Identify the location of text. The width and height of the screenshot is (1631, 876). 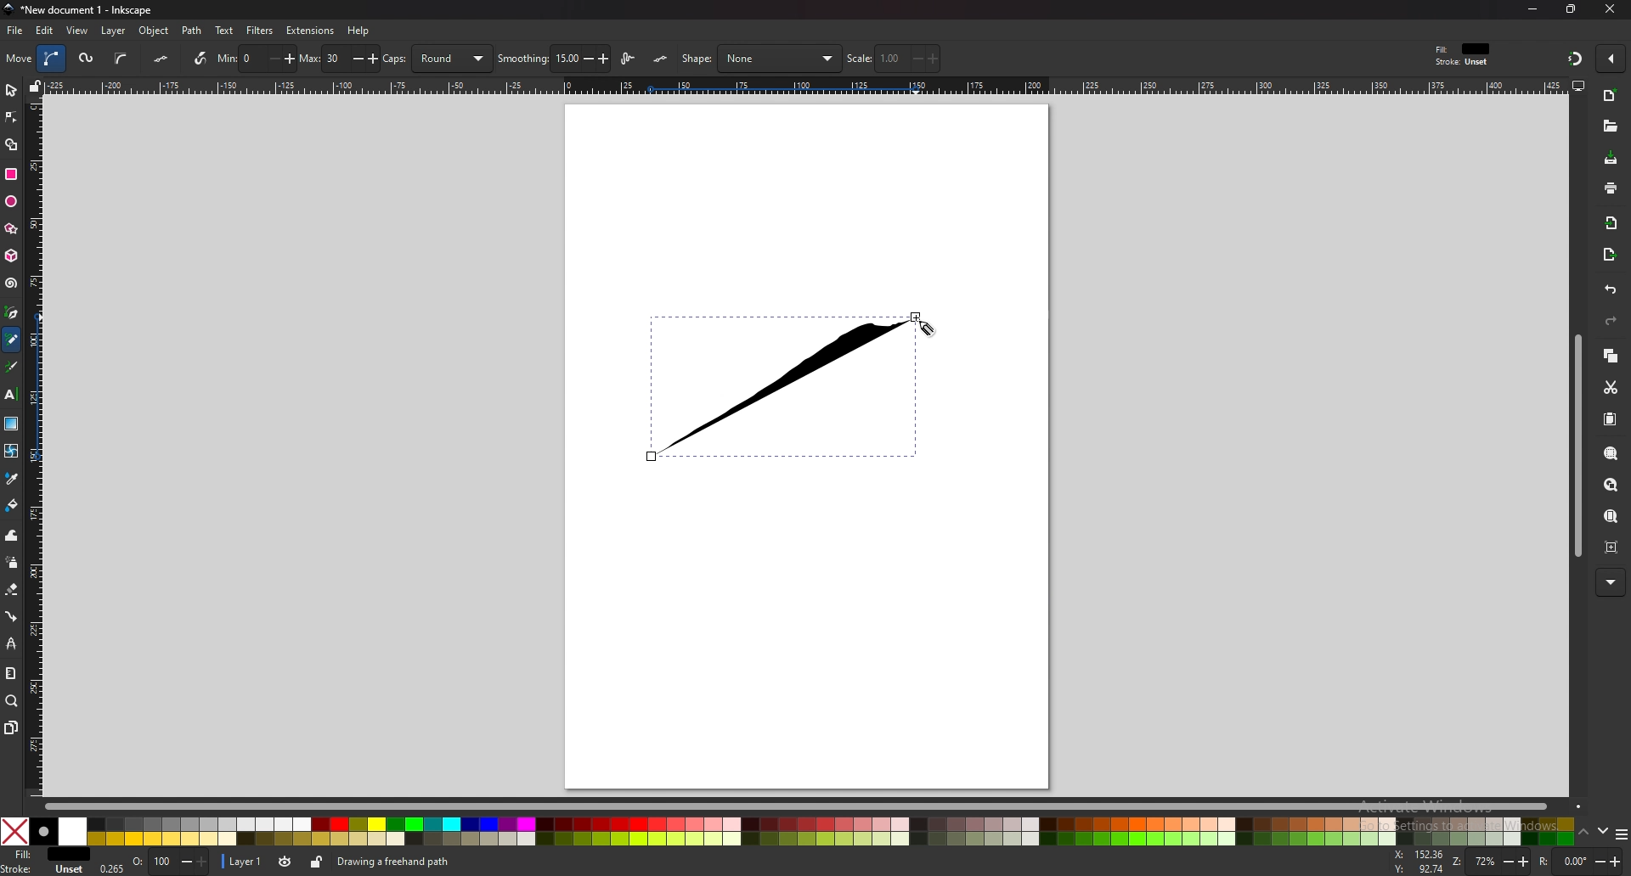
(225, 31).